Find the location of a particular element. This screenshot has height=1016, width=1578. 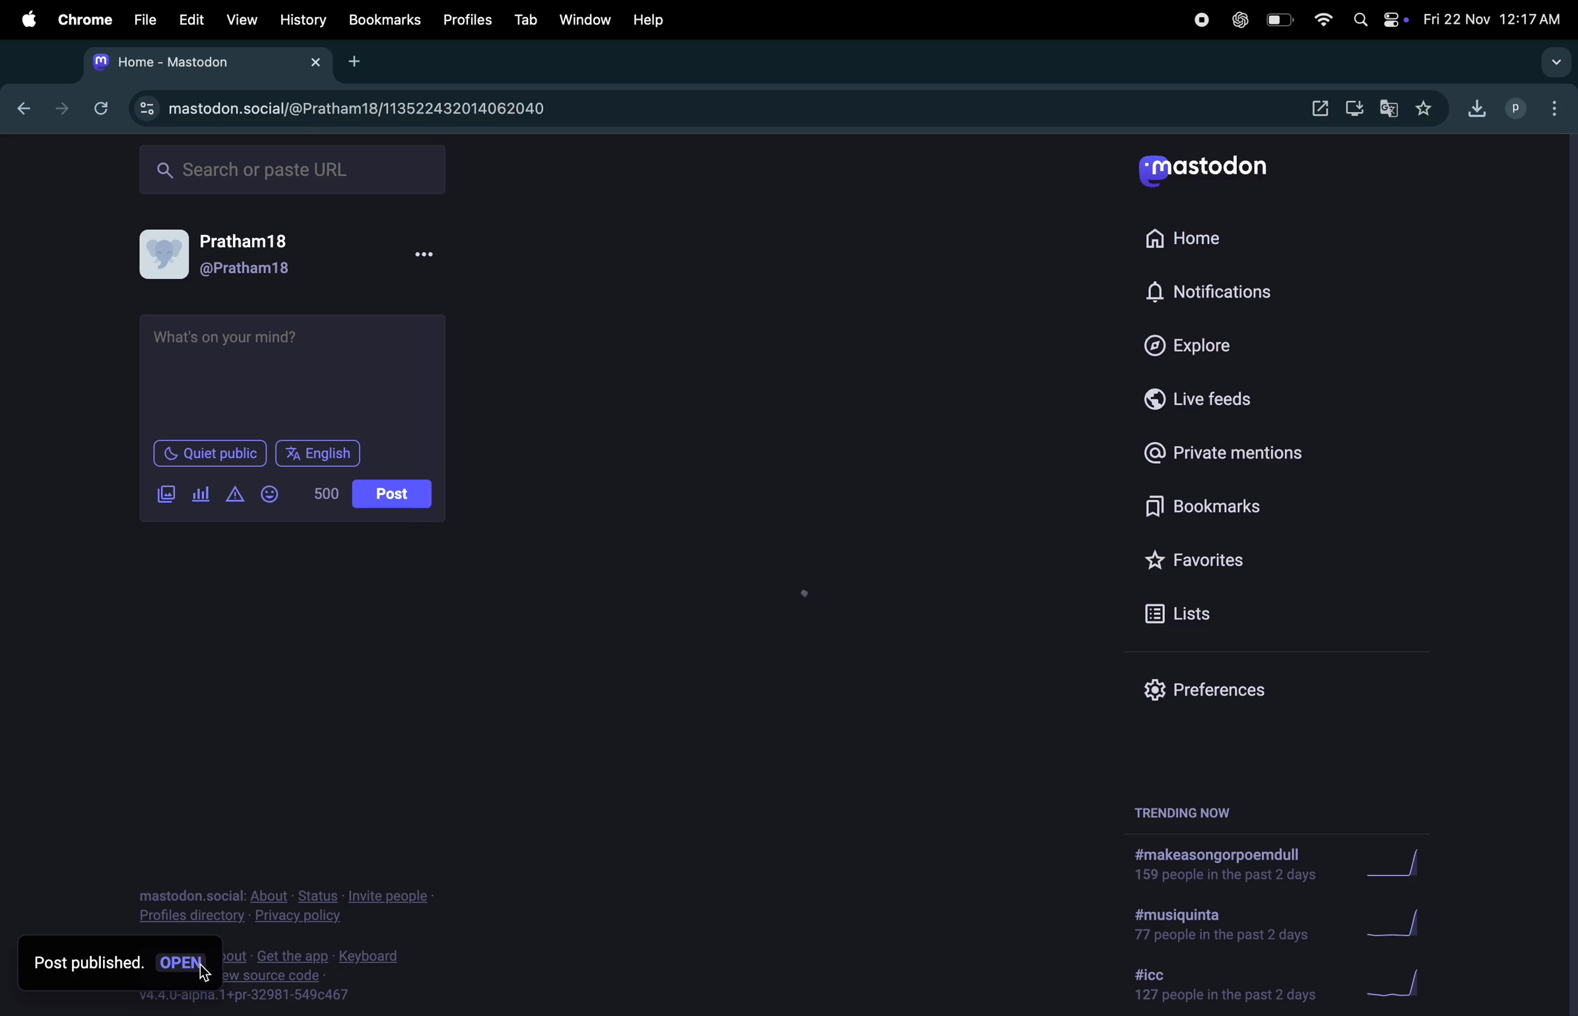

home is located at coordinates (516, 173).